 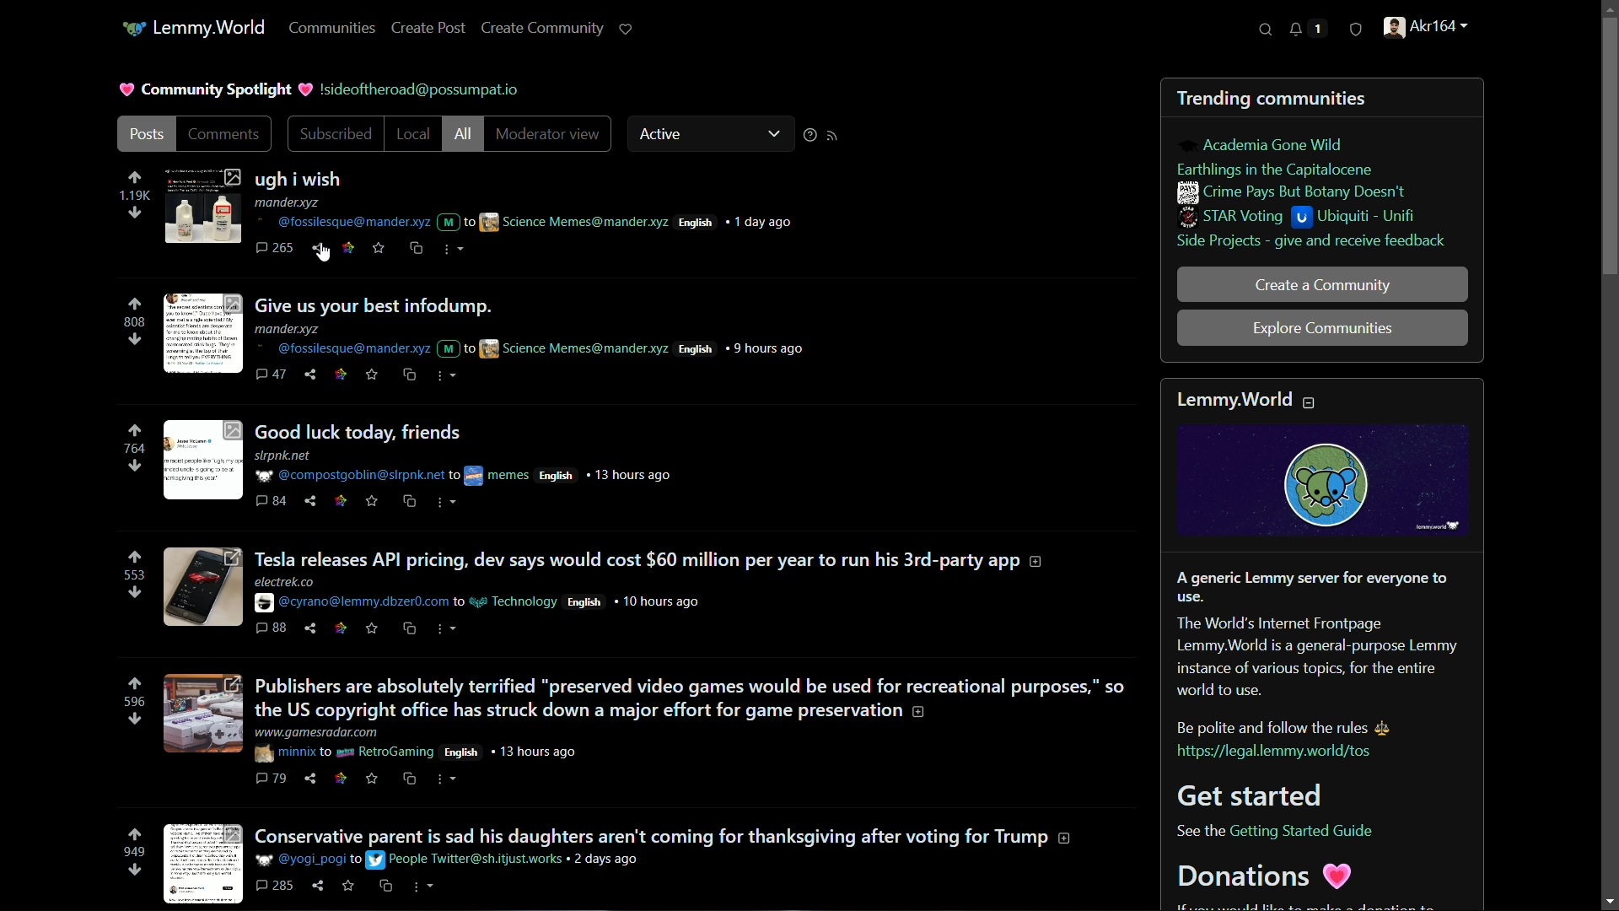 What do you see at coordinates (326, 752) in the screenshot?
I see `to` at bounding box center [326, 752].